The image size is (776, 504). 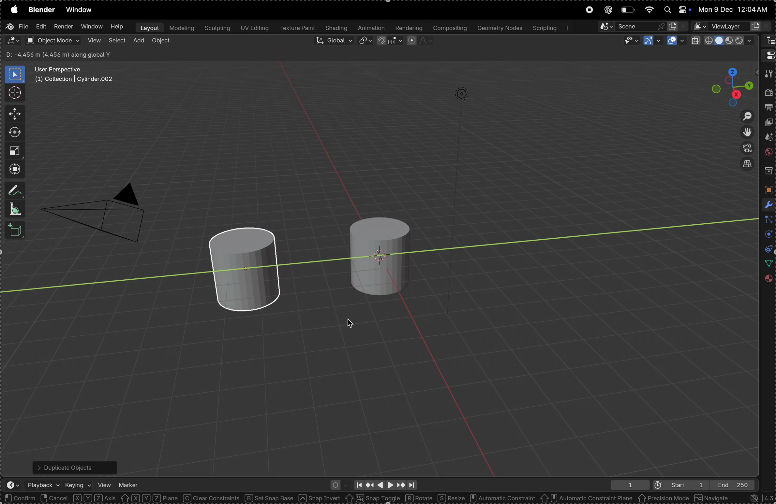 I want to click on cursor, so click(x=351, y=324).